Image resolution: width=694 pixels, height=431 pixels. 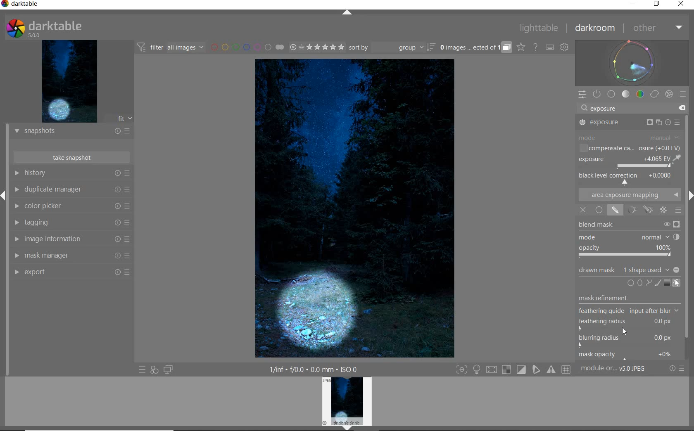 I want to click on RESTORE, so click(x=657, y=4).